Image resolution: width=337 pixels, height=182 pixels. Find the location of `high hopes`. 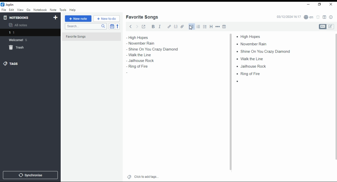

high hopes is located at coordinates (251, 37).